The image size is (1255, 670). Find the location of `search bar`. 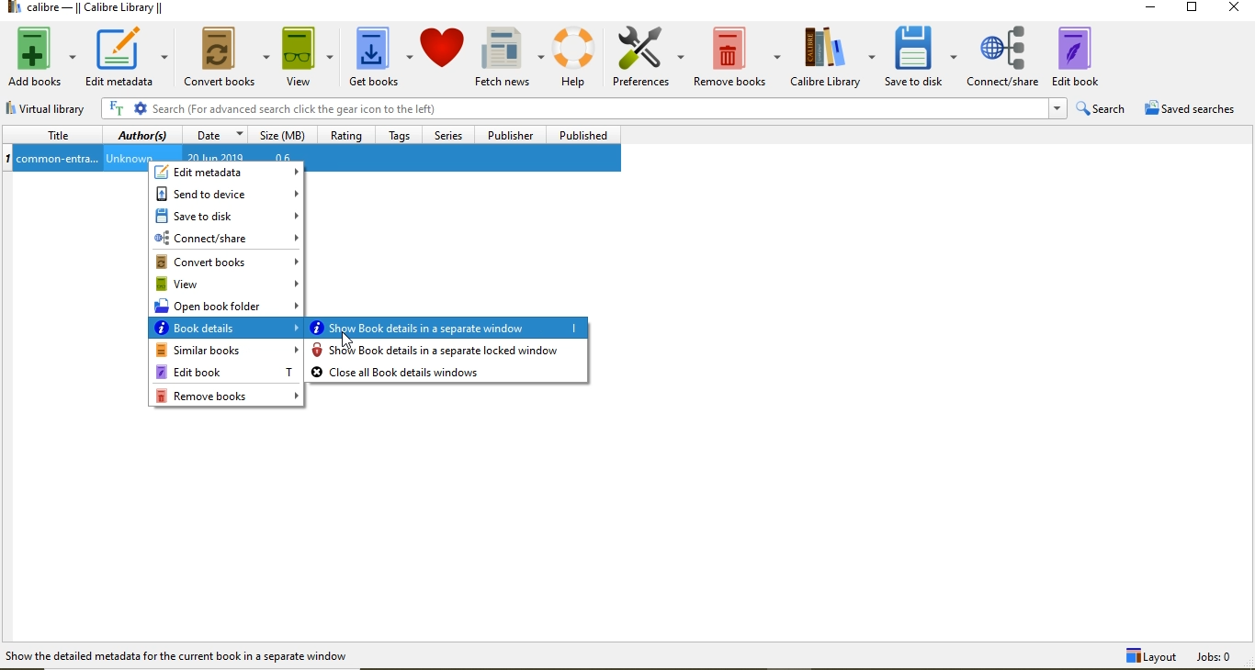

search bar is located at coordinates (573, 109).